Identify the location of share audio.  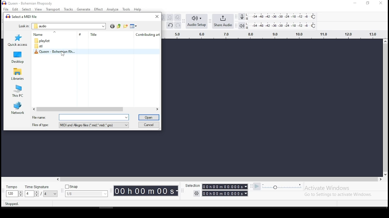
(223, 22).